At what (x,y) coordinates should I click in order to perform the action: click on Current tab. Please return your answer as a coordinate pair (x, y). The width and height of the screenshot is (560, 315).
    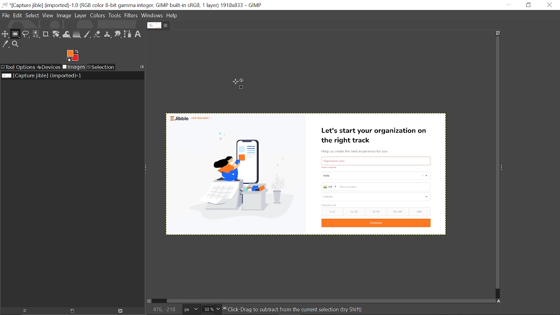
    Looking at the image, I should click on (154, 26).